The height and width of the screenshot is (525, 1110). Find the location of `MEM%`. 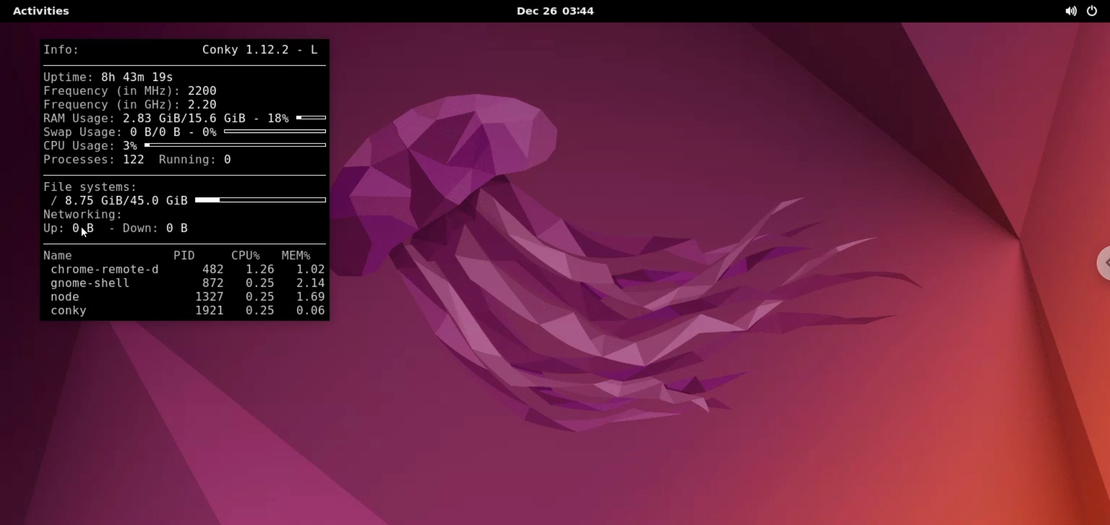

MEM% is located at coordinates (297, 256).